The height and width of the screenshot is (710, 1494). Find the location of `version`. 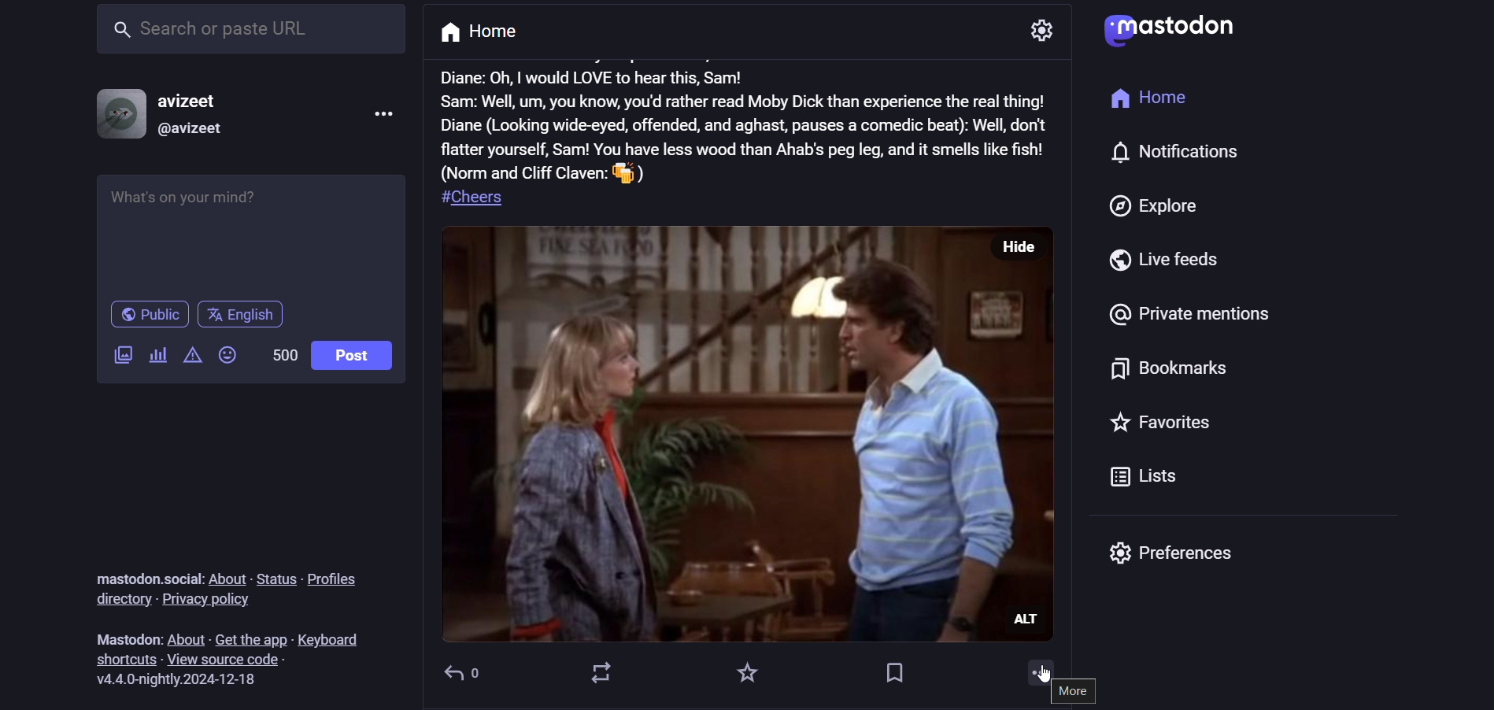

version is located at coordinates (178, 684).